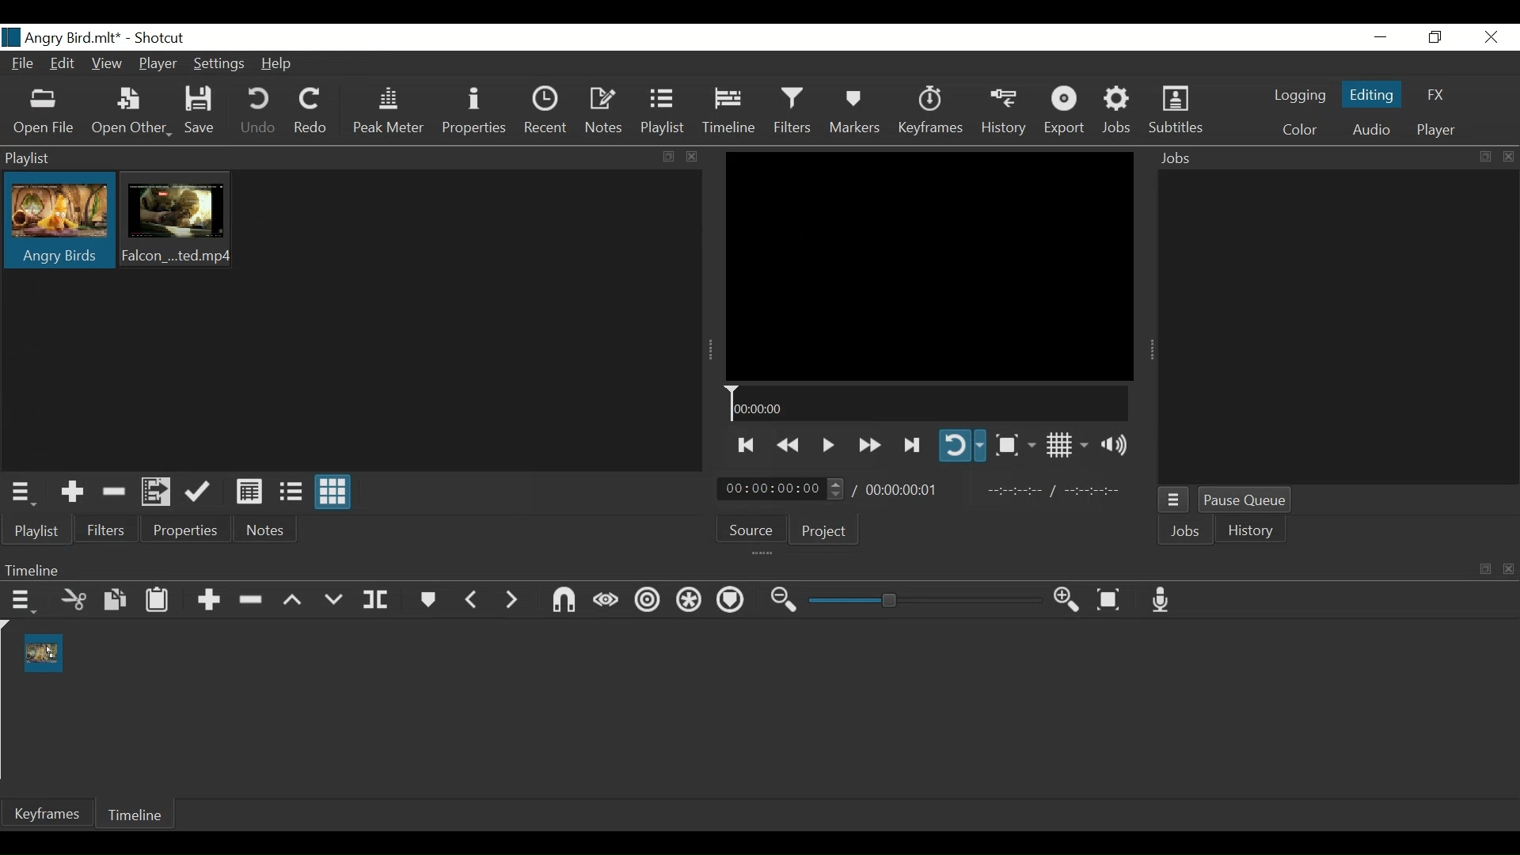 Image resolution: width=1520 pixels, height=855 pixels. What do you see at coordinates (313, 111) in the screenshot?
I see `Redo` at bounding box center [313, 111].